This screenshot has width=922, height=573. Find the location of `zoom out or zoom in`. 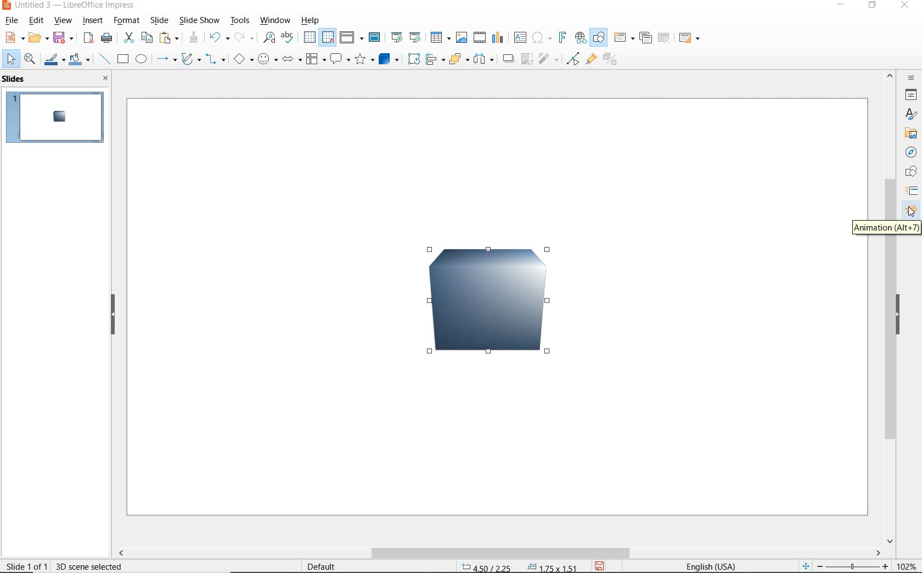

zoom out or zoom in is located at coordinates (844, 565).